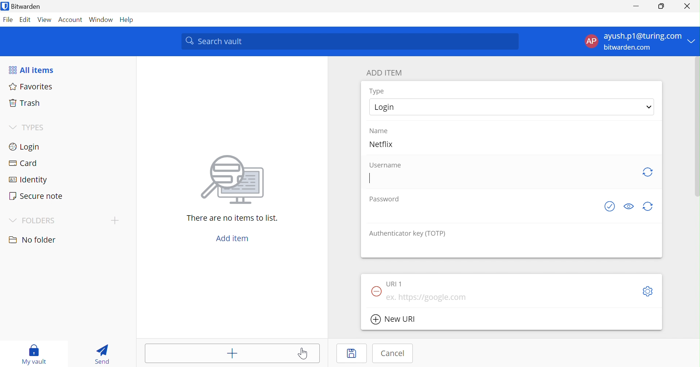 This screenshot has width=700, height=367. Describe the element at coordinates (692, 40) in the screenshot. I see `Drop down` at that location.